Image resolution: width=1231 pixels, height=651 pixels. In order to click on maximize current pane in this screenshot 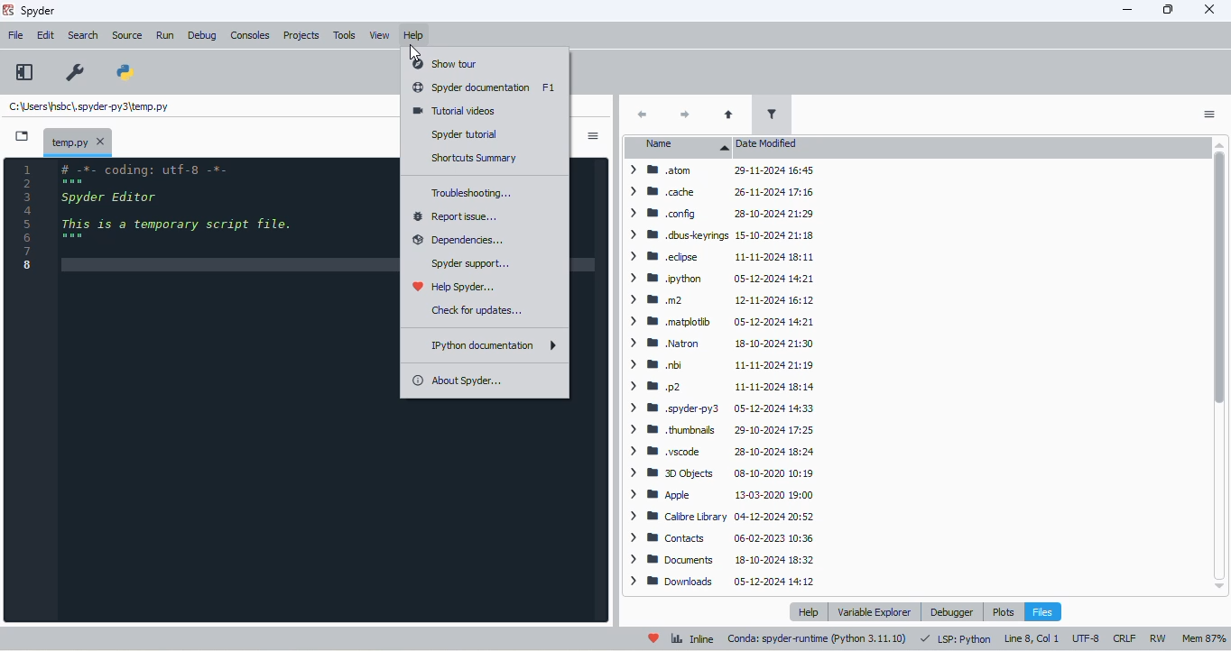, I will do `click(24, 71)`.